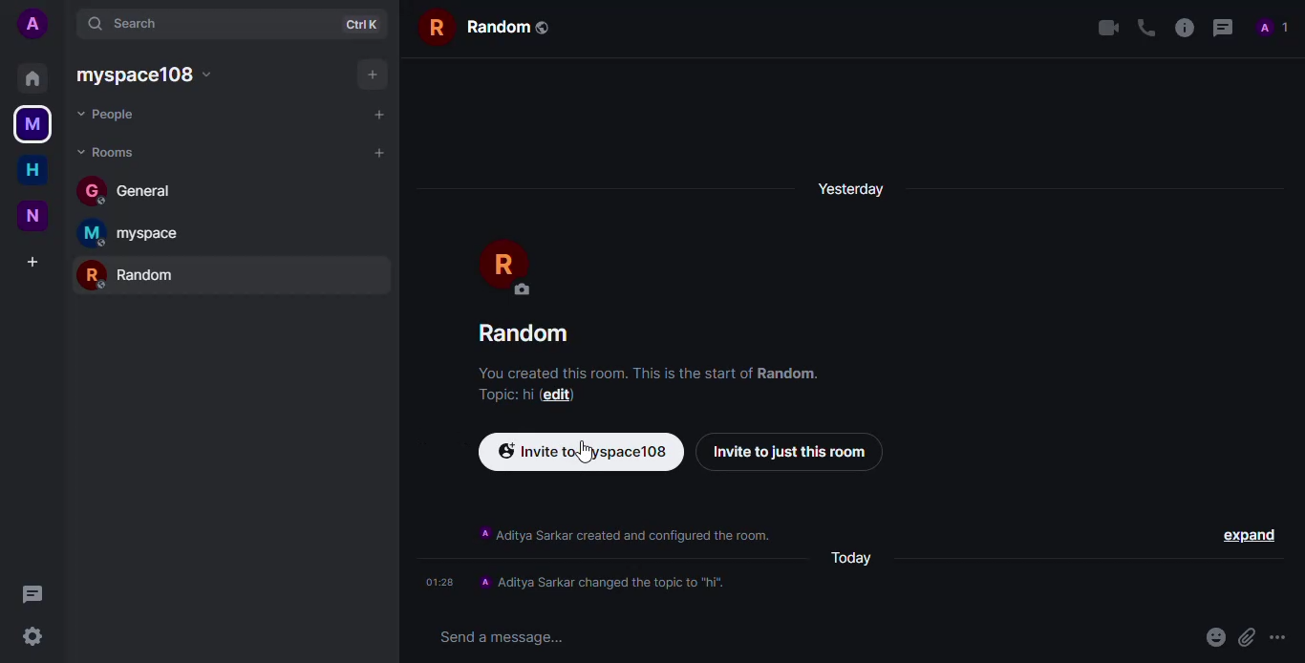 This screenshot has height=663, width=1305. I want to click on threads, so click(36, 594).